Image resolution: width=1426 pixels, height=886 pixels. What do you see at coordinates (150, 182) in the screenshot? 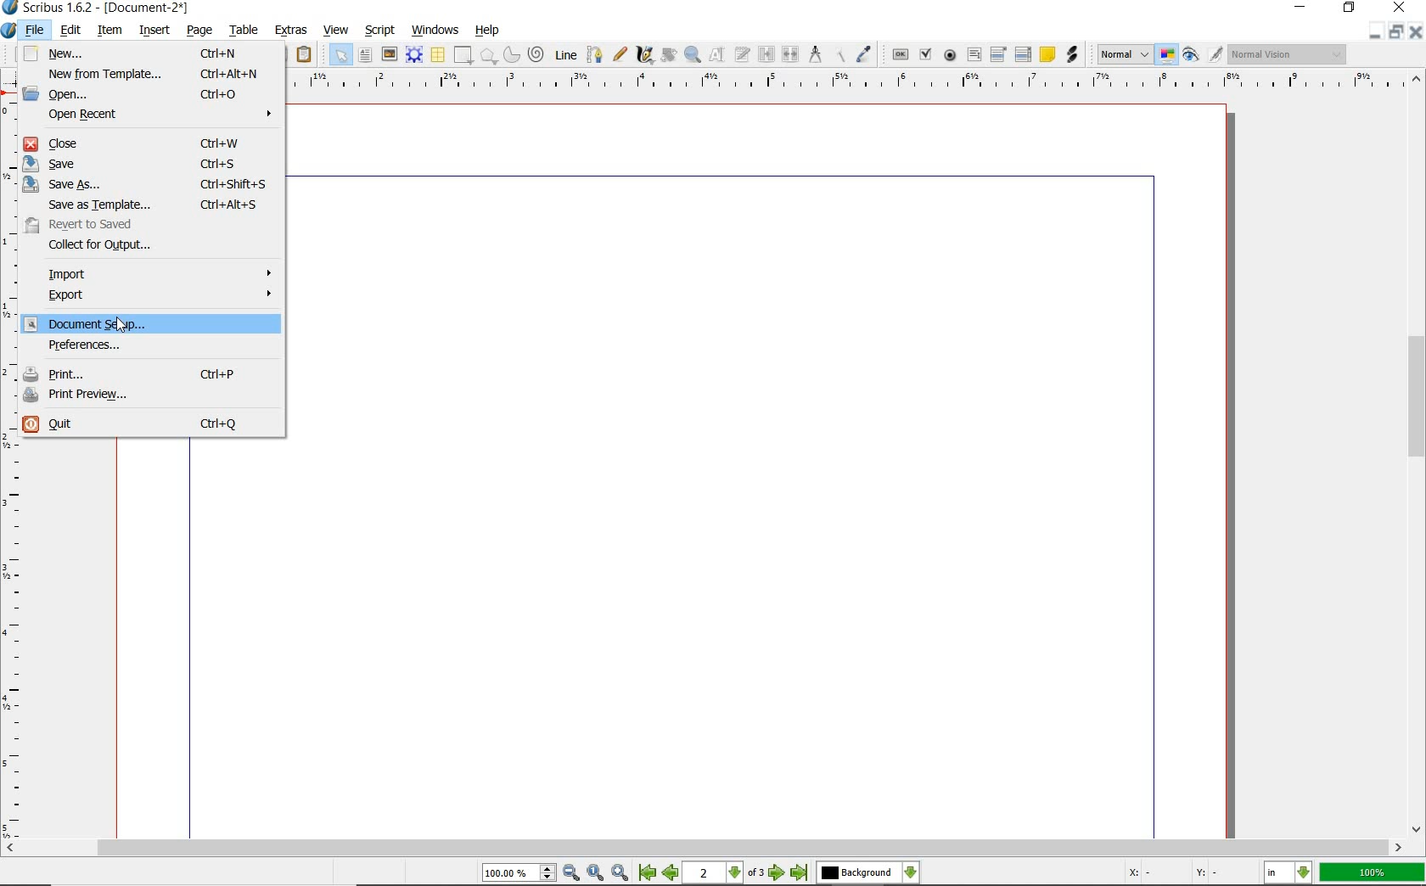
I see `save us` at bounding box center [150, 182].